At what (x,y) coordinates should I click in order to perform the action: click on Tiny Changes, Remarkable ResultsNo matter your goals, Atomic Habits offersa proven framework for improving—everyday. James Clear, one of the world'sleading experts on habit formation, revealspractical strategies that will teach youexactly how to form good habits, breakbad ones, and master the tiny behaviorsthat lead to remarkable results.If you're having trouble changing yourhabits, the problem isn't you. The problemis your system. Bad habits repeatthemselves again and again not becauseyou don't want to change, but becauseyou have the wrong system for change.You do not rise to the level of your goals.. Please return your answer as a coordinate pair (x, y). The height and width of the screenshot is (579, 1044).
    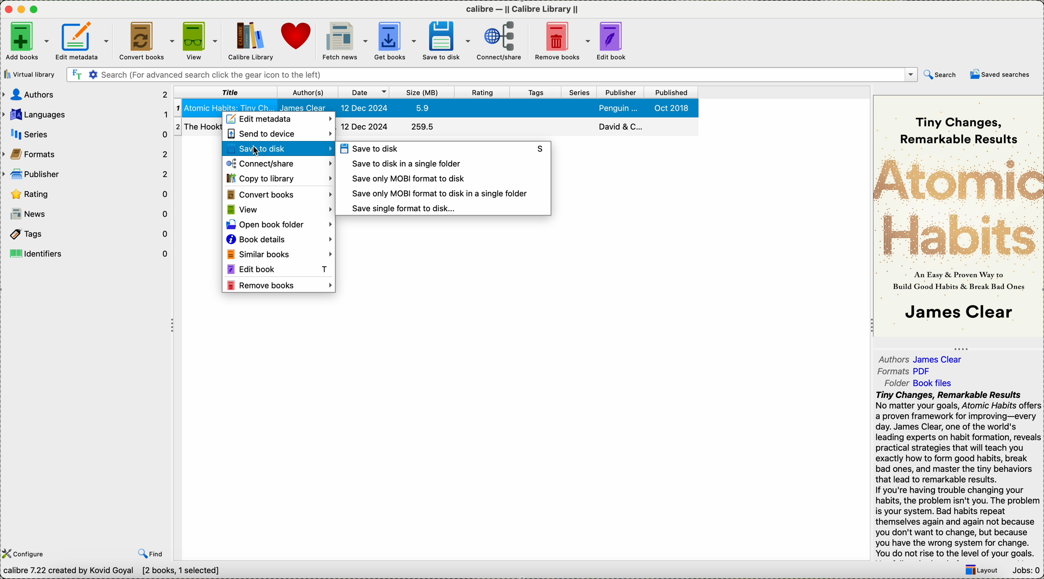
    Looking at the image, I should click on (956, 473).